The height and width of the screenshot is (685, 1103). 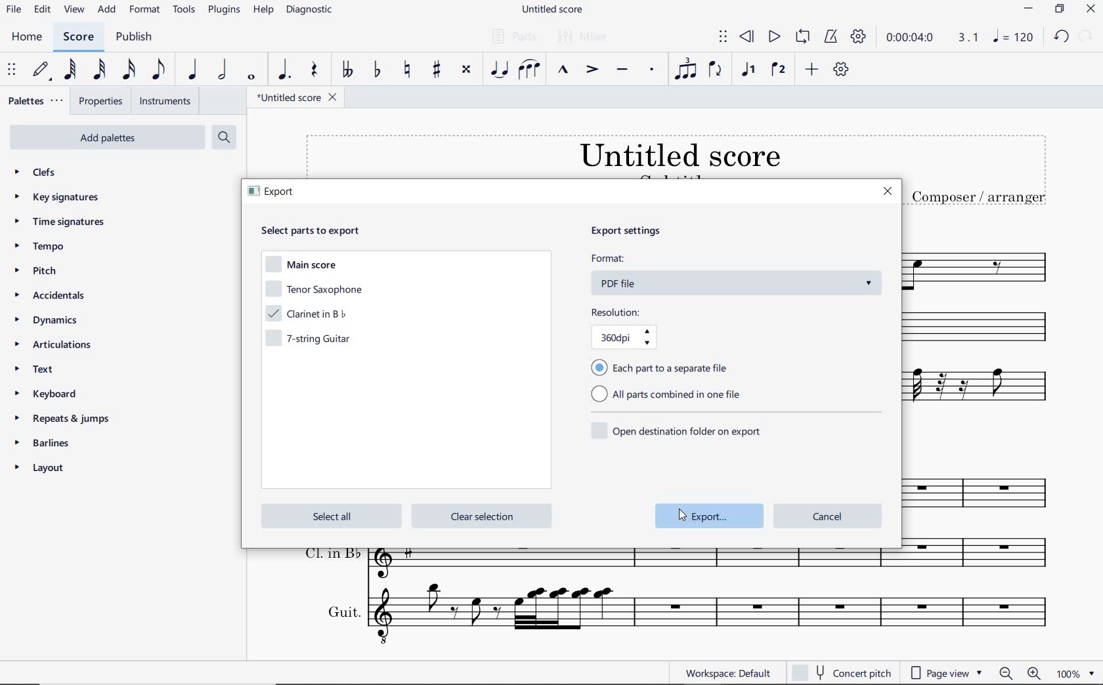 What do you see at coordinates (686, 69) in the screenshot?
I see `TUPLET` at bounding box center [686, 69].